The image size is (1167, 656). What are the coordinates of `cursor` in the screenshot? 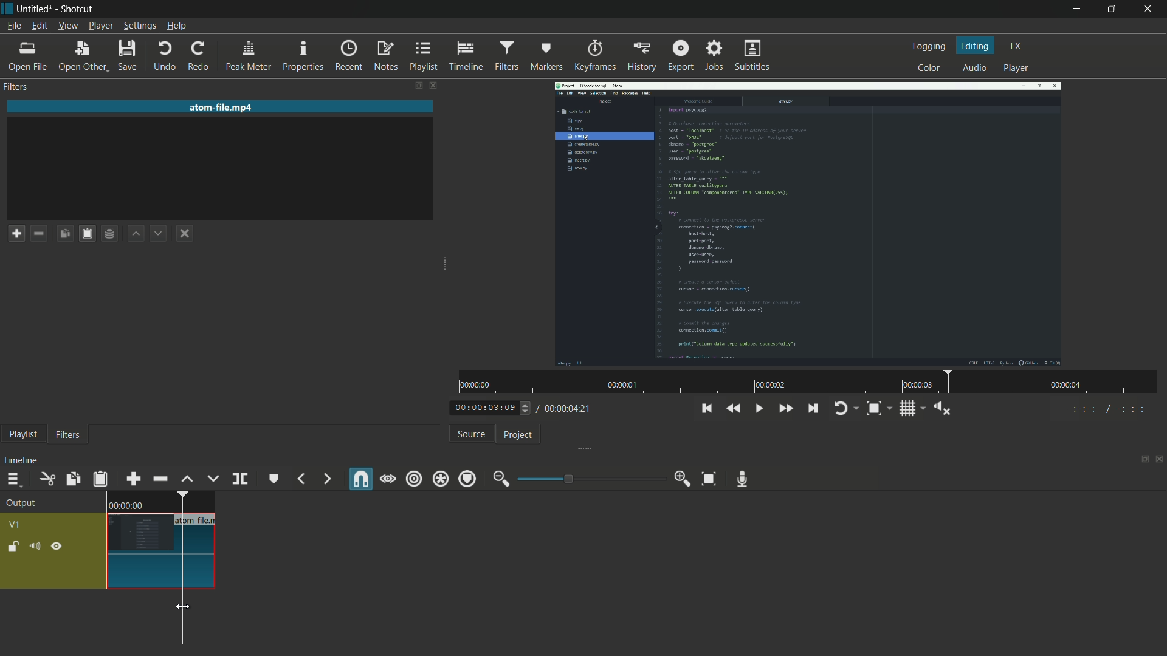 It's located at (183, 607).